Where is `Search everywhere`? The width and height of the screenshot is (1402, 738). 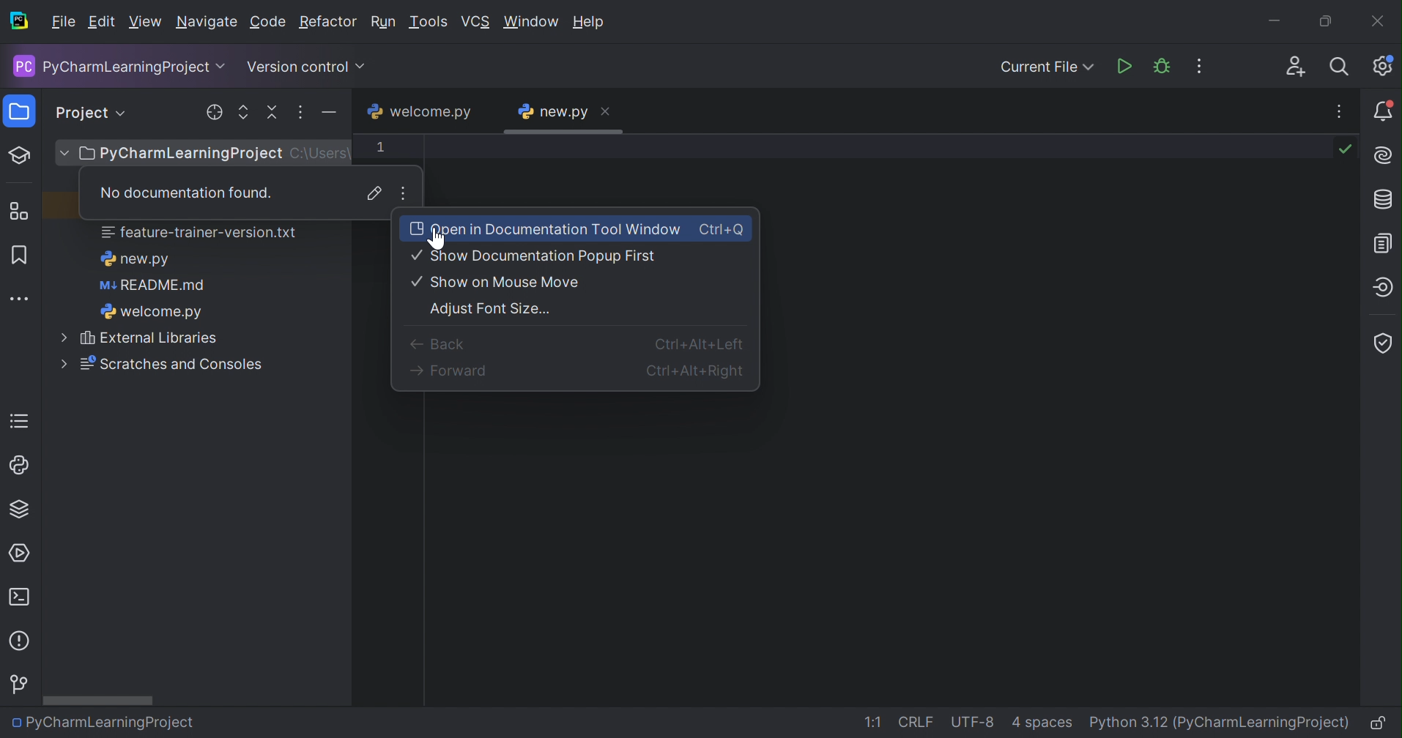
Search everywhere is located at coordinates (1340, 69).